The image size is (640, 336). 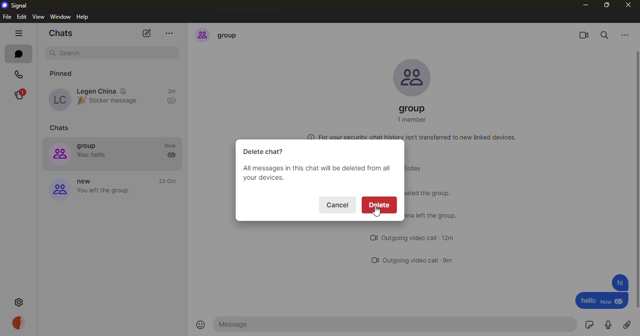 What do you see at coordinates (412, 121) in the screenshot?
I see `1 member` at bounding box center [412, 121].